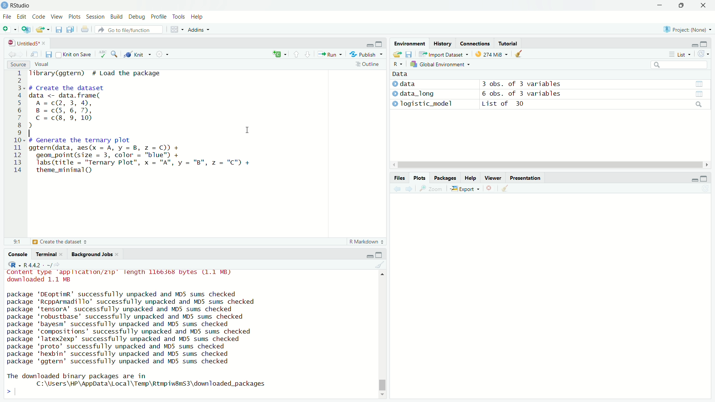 Image resolution: width=715 pixels, height=402 pixels. I want to click on Go to file/function, so click(126, 29).